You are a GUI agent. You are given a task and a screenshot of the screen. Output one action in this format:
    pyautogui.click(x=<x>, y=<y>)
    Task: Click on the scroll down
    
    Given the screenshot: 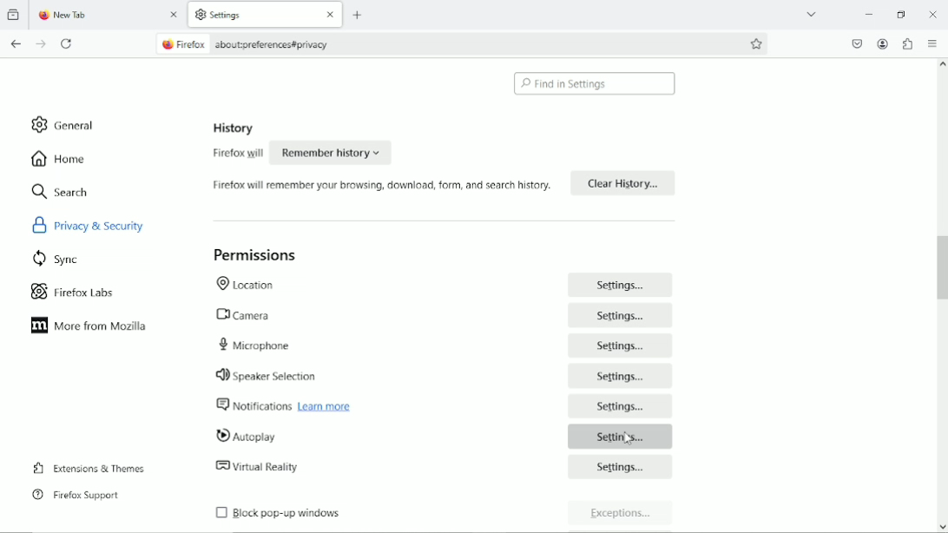 What is the action you would take?
    pyautogui.click(x=938, y=526)
    